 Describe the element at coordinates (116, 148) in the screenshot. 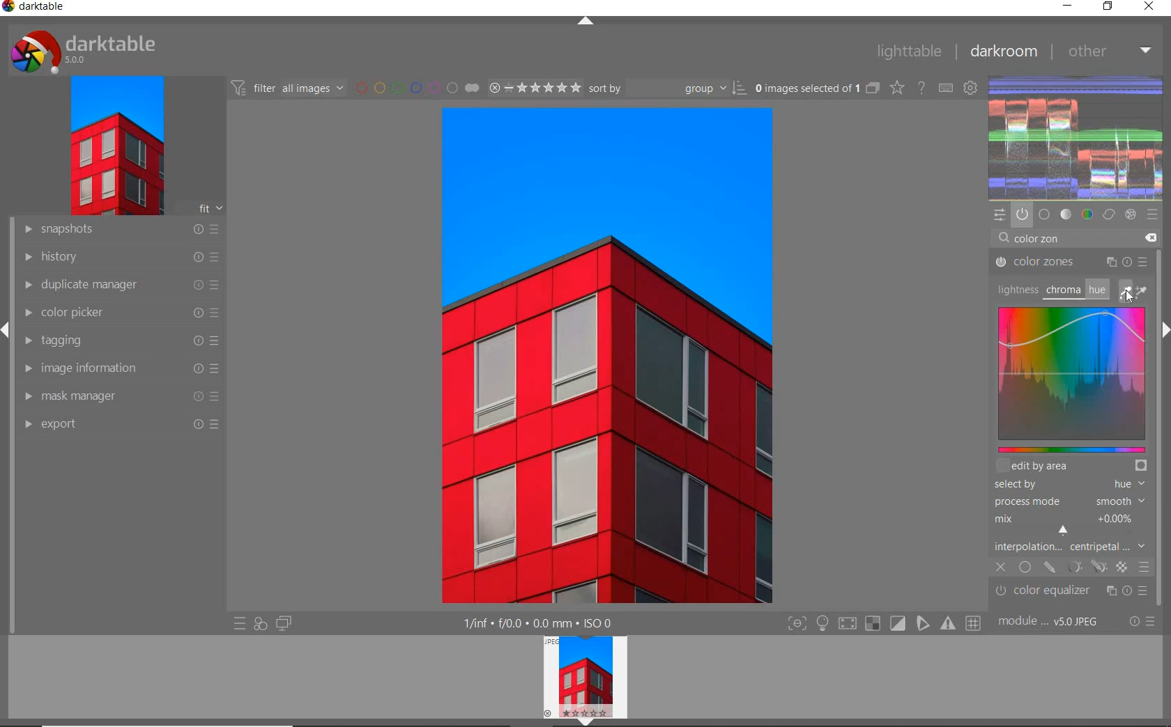

I see `image` at that location.